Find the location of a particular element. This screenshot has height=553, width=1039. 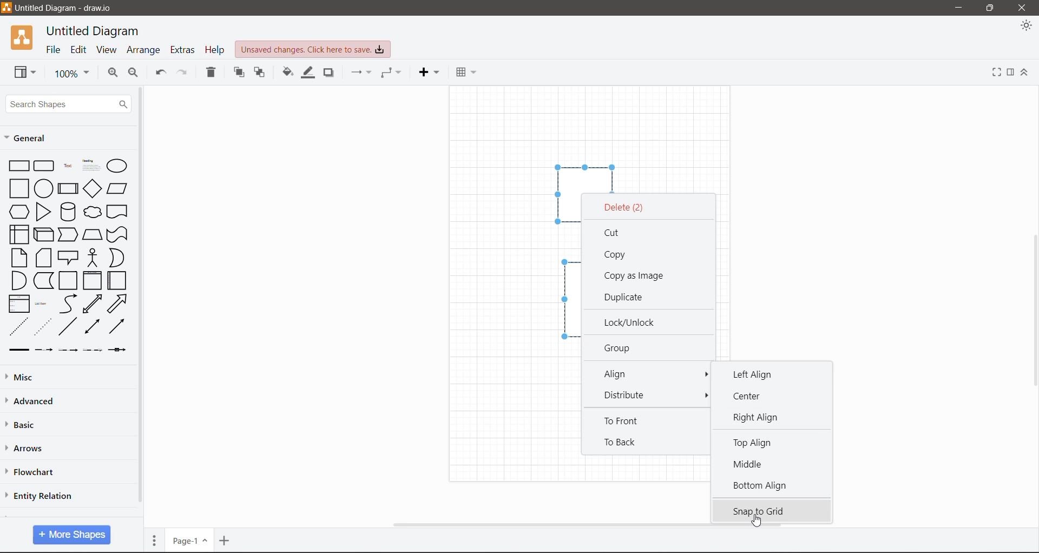

Help is located at coordinates (214, 49).